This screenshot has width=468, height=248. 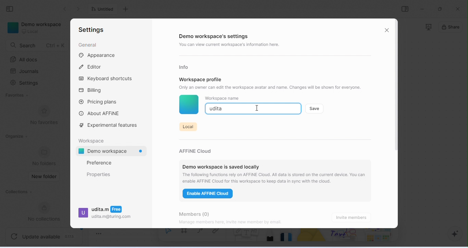 What do you see at coordinates (218, 234) in the screenshot?
I see `link` at bounding box center [218, 234].